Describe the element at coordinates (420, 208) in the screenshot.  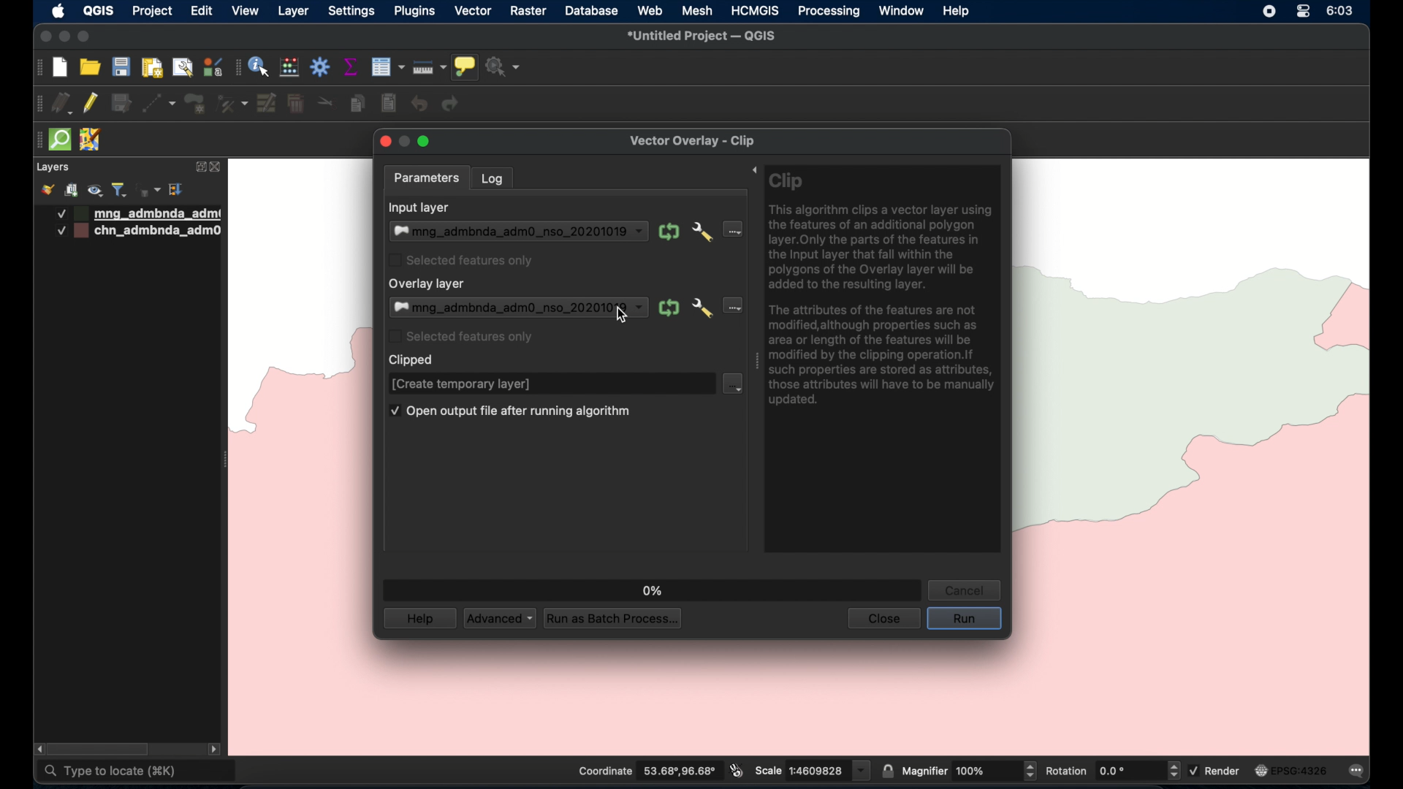
I see `input layer ` at that location.